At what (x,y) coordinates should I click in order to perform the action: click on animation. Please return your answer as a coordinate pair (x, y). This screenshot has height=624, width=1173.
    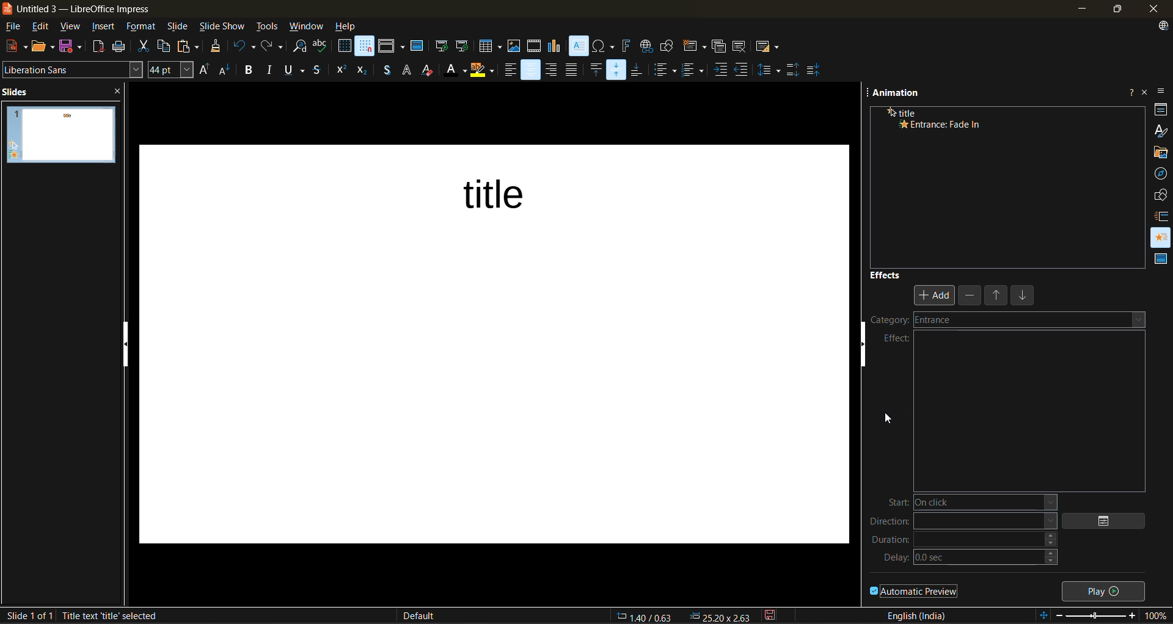
    Looking at the image, I should click on (897, 95).